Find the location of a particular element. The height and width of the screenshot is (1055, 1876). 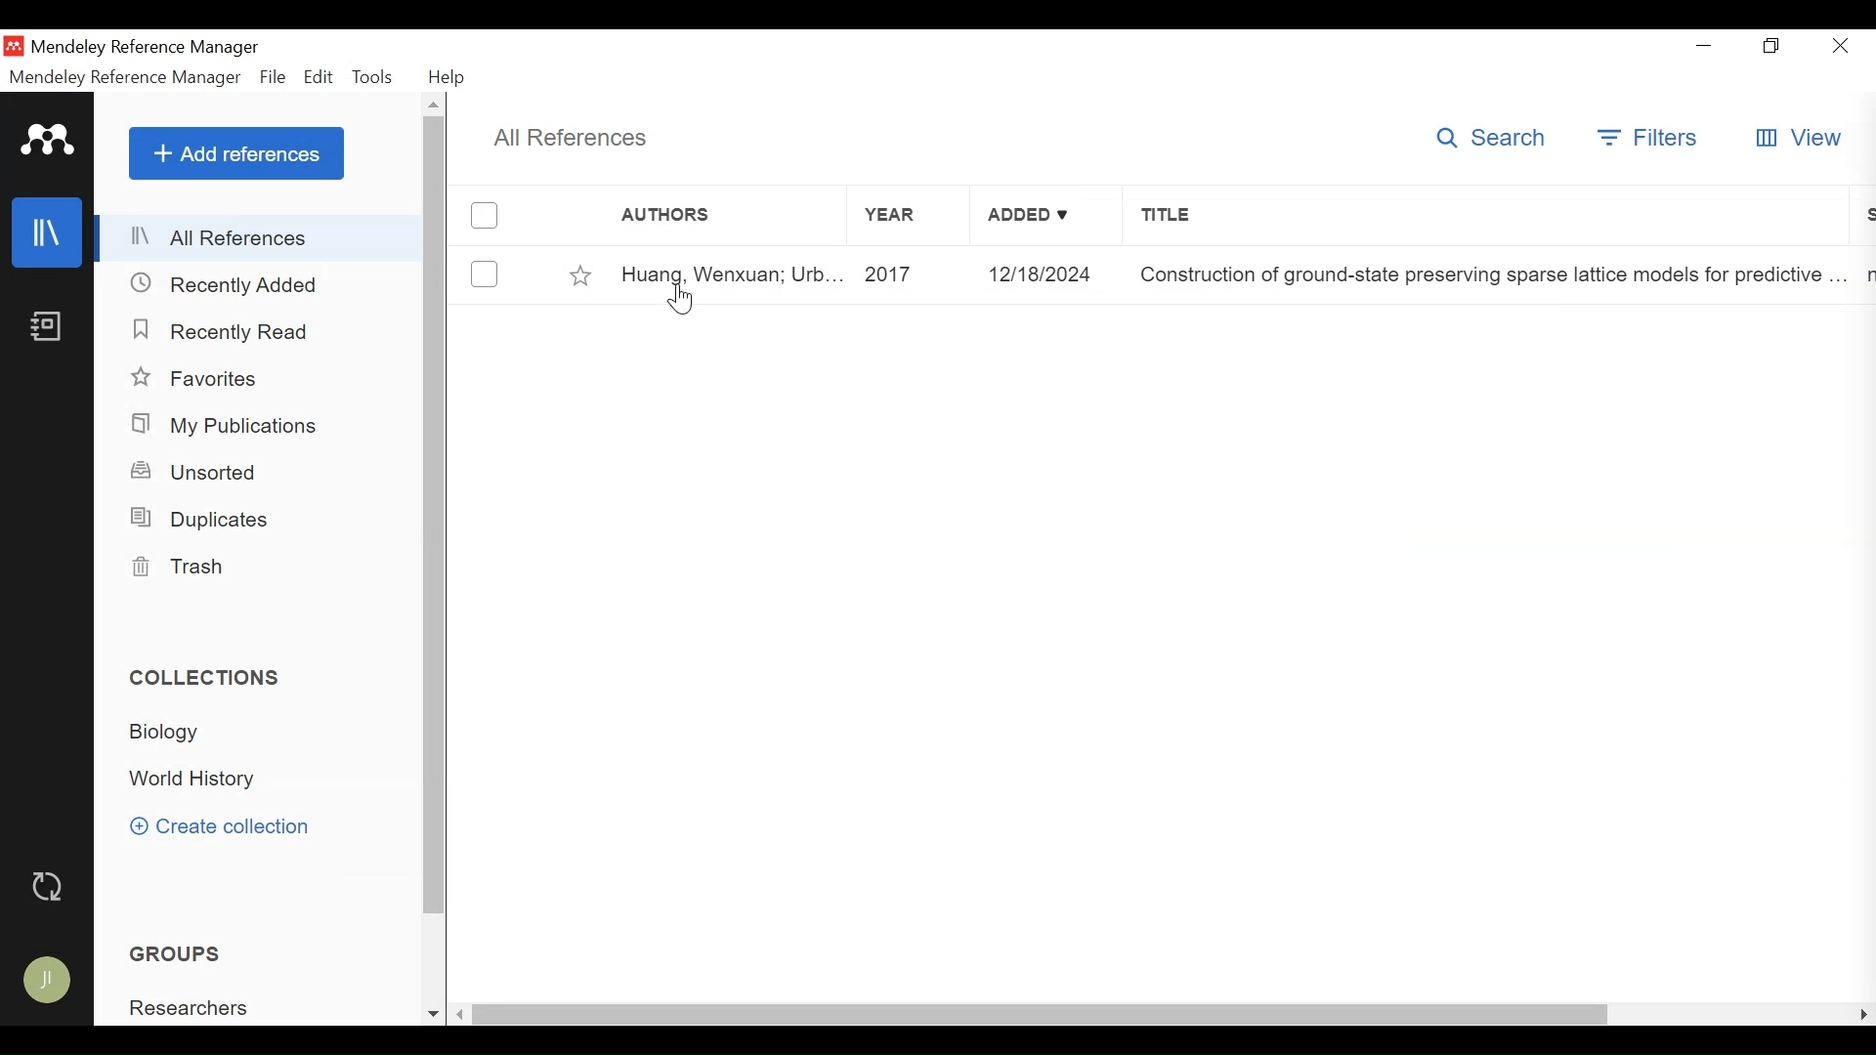

Notebook is located at coordinates (52, 328).